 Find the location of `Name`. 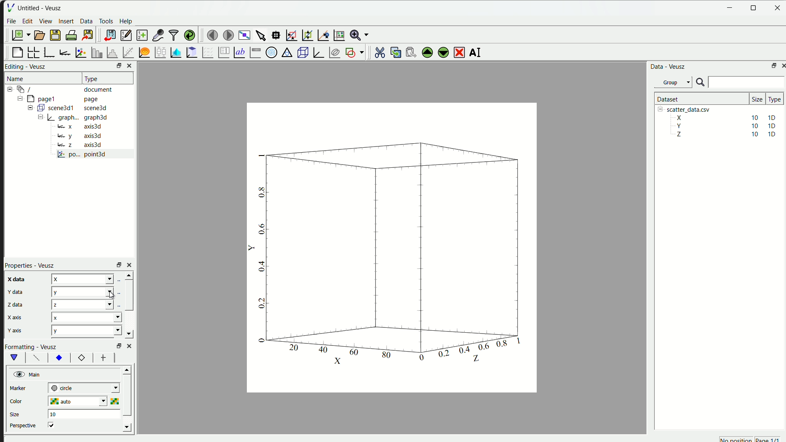

Name is located at coordinates (16, 77).